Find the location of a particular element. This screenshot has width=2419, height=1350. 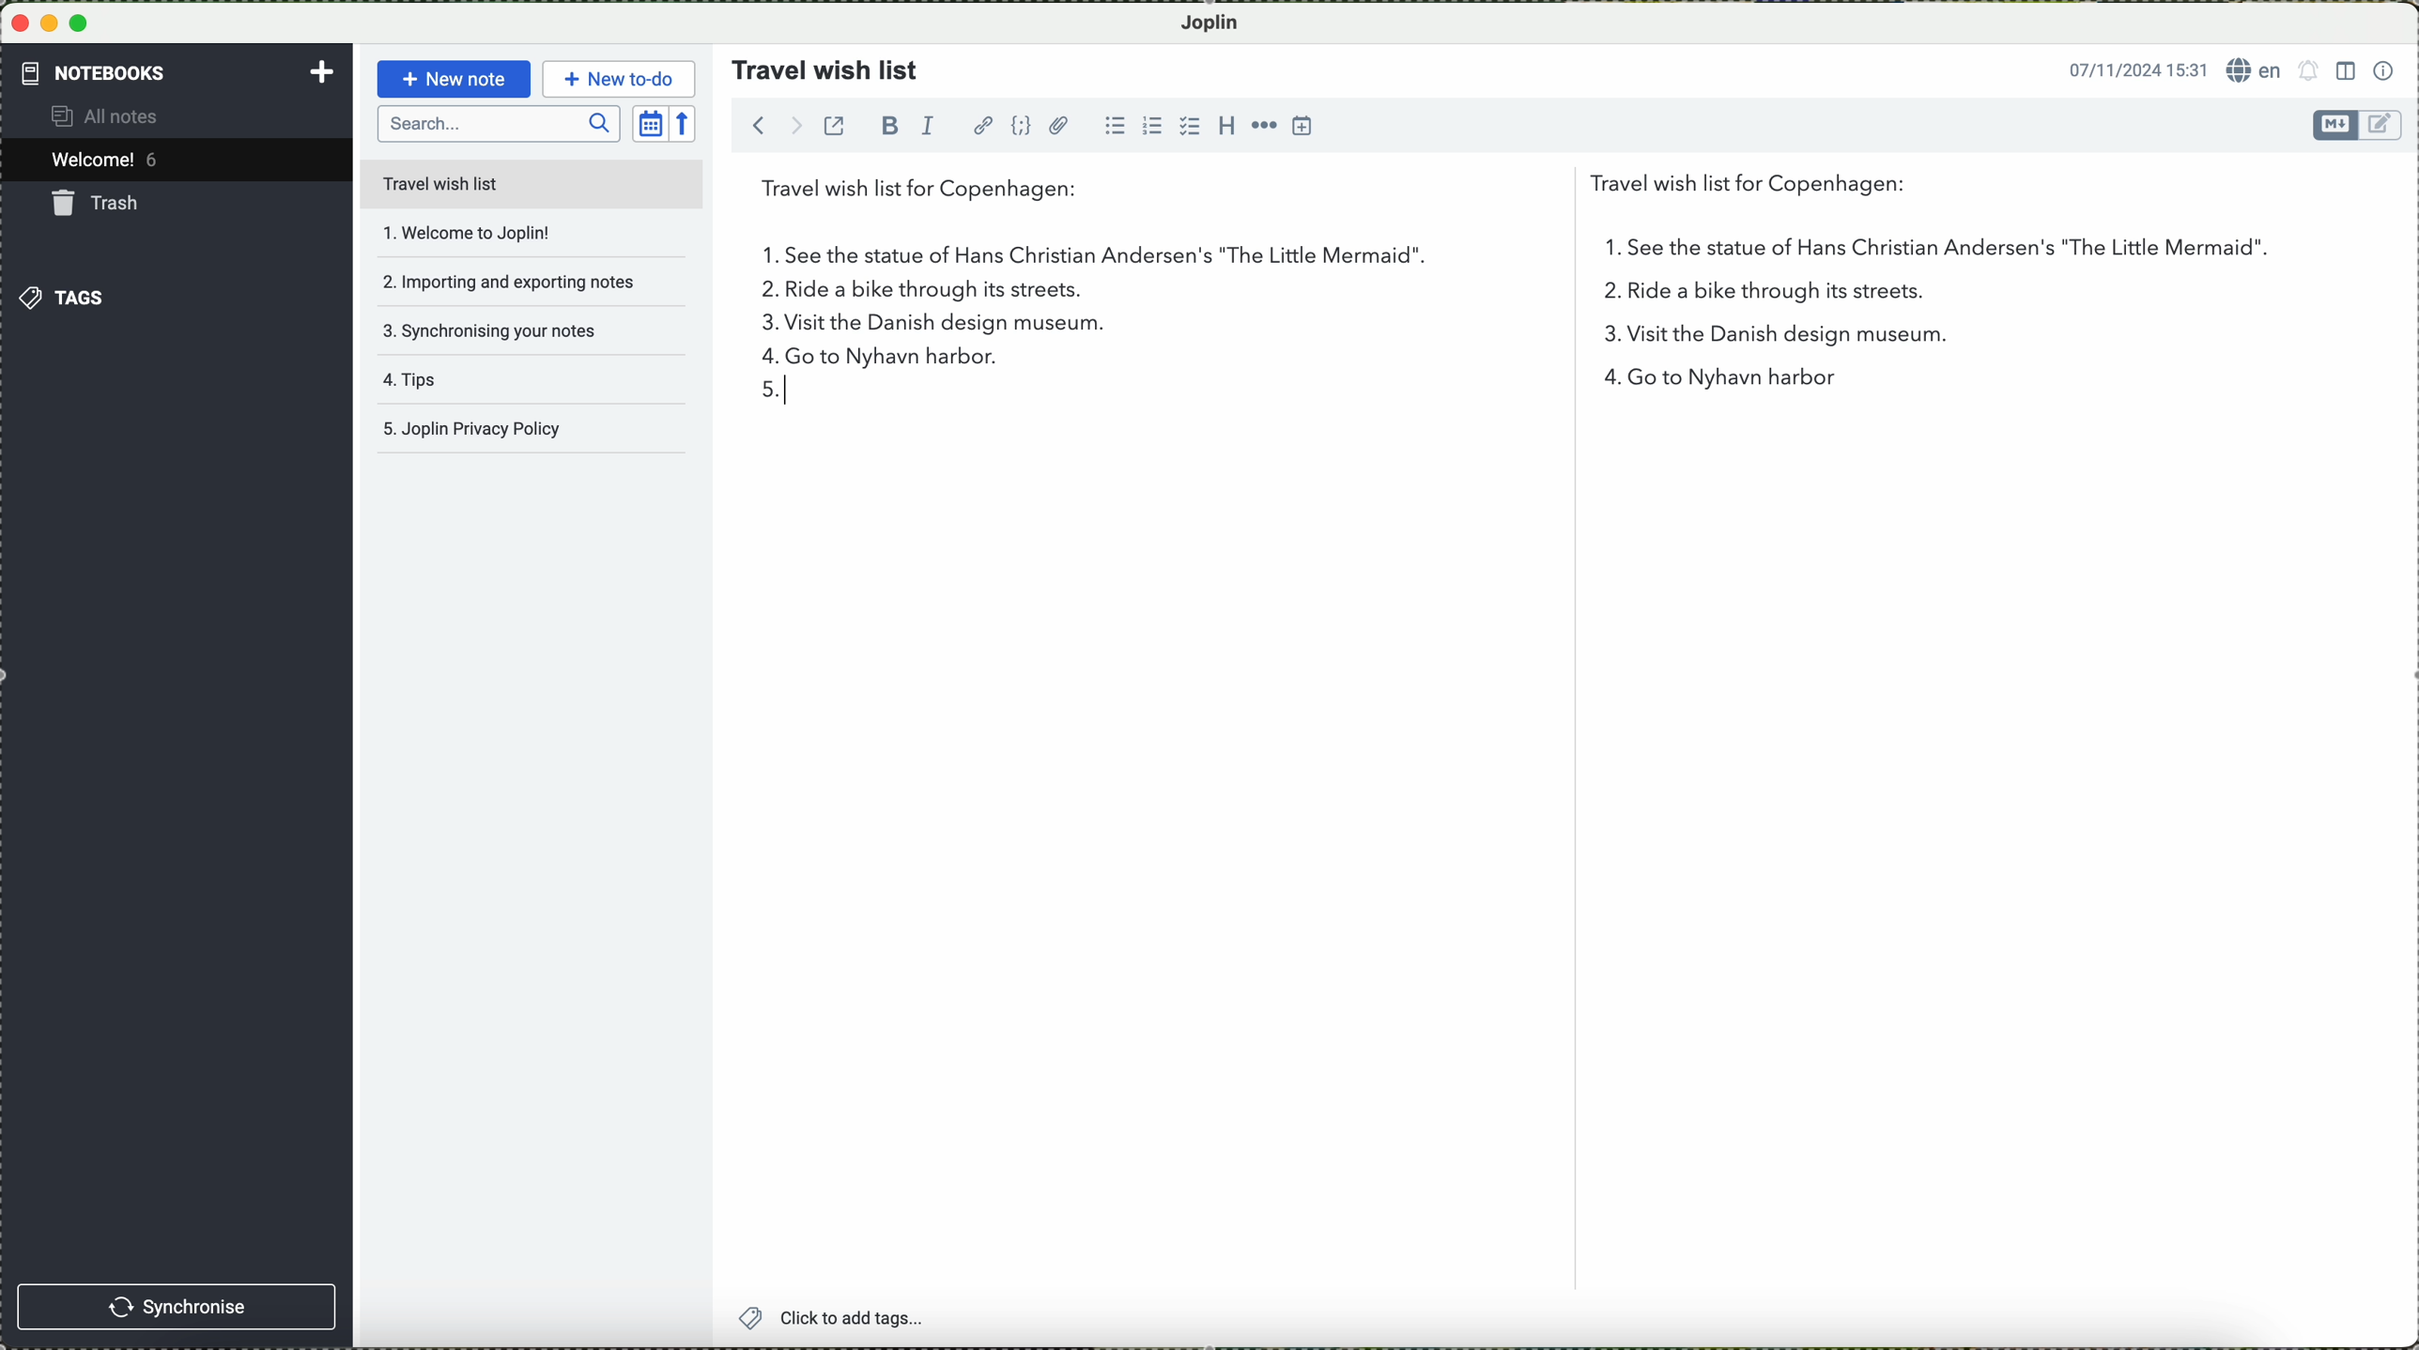

horizontal rule is located at coordinates (1262, 125).